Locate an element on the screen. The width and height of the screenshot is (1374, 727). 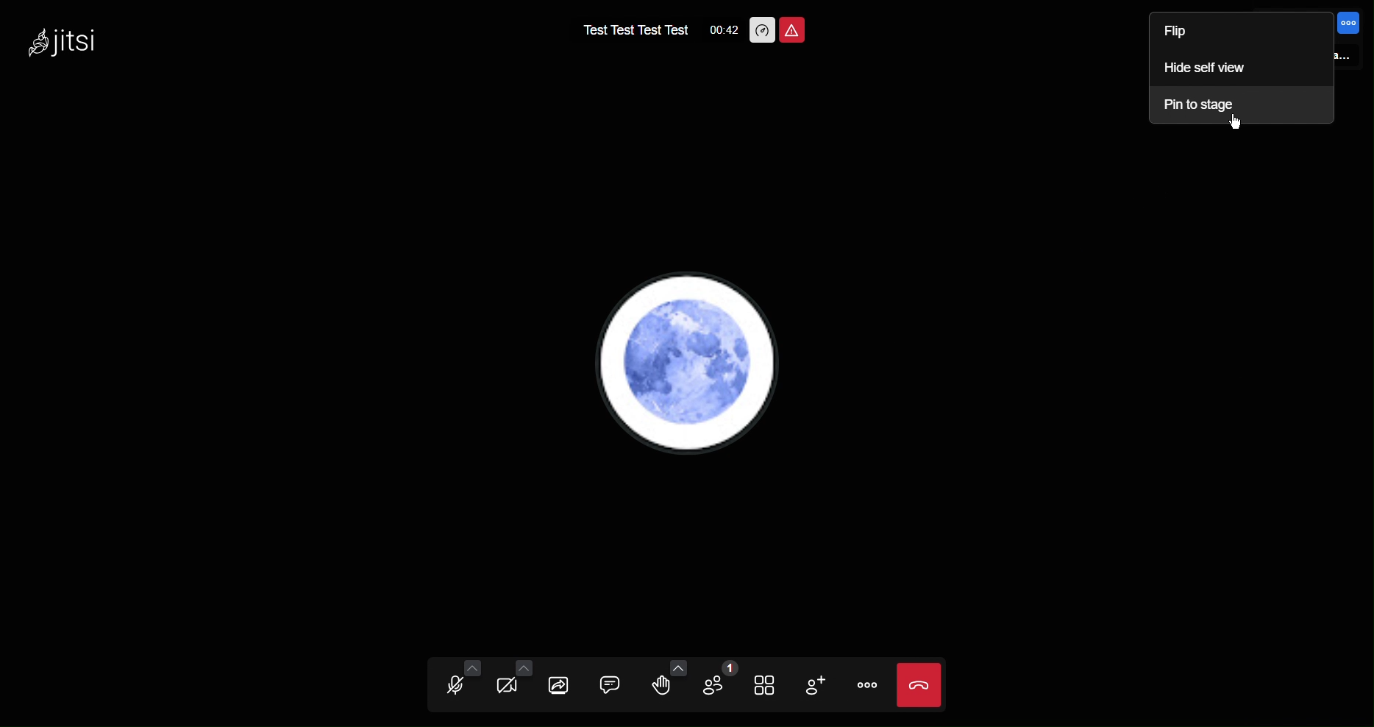
Chat is located at coordinates (607, 686).